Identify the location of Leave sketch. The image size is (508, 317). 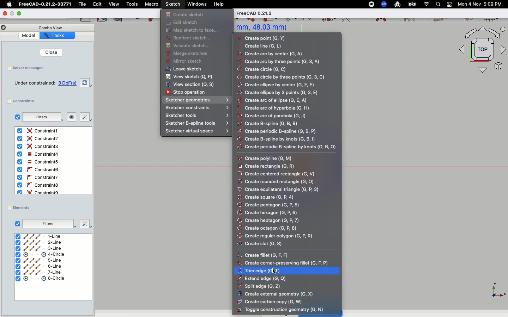
(191, 69).